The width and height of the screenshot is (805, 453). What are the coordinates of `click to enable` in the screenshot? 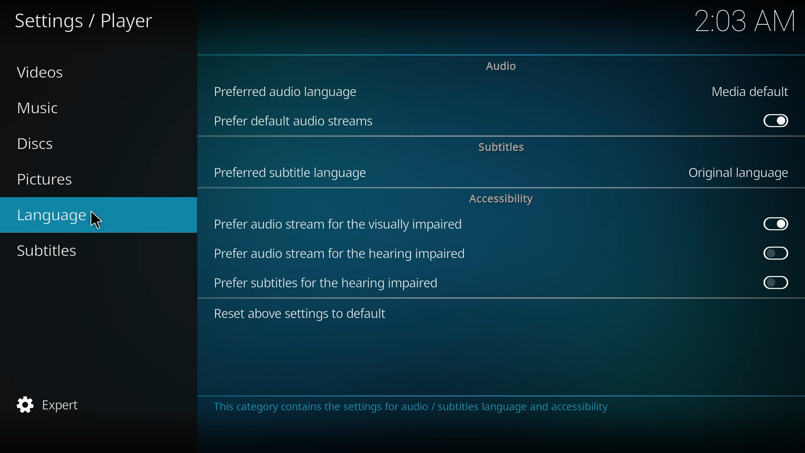 It's located at (776, 252).